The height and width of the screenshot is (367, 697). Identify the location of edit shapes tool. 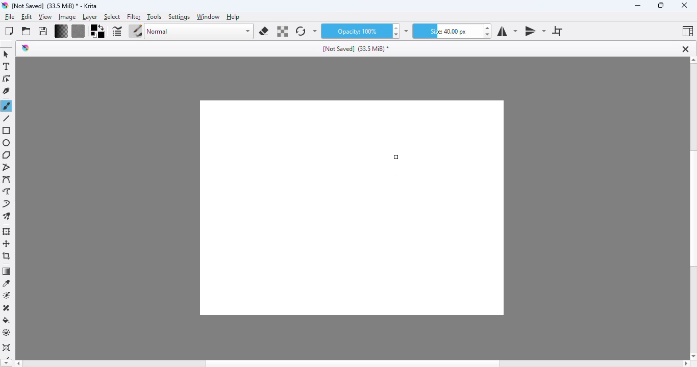
(7, 79).